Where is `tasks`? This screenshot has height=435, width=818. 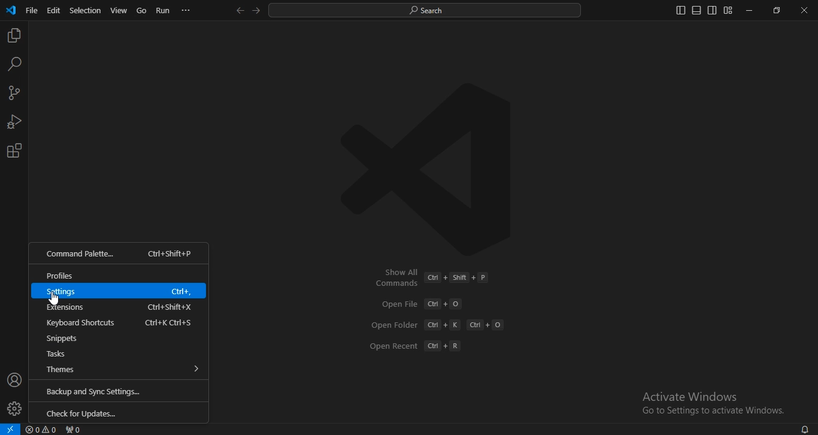
tasks is located at coordinates (116, 354).